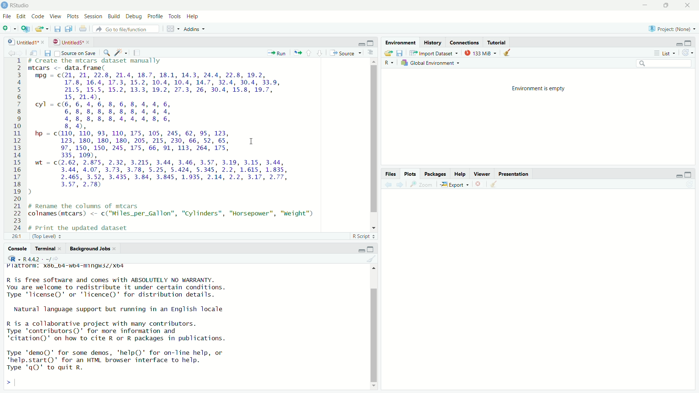  I want to click on cursor, so click(250, 141).